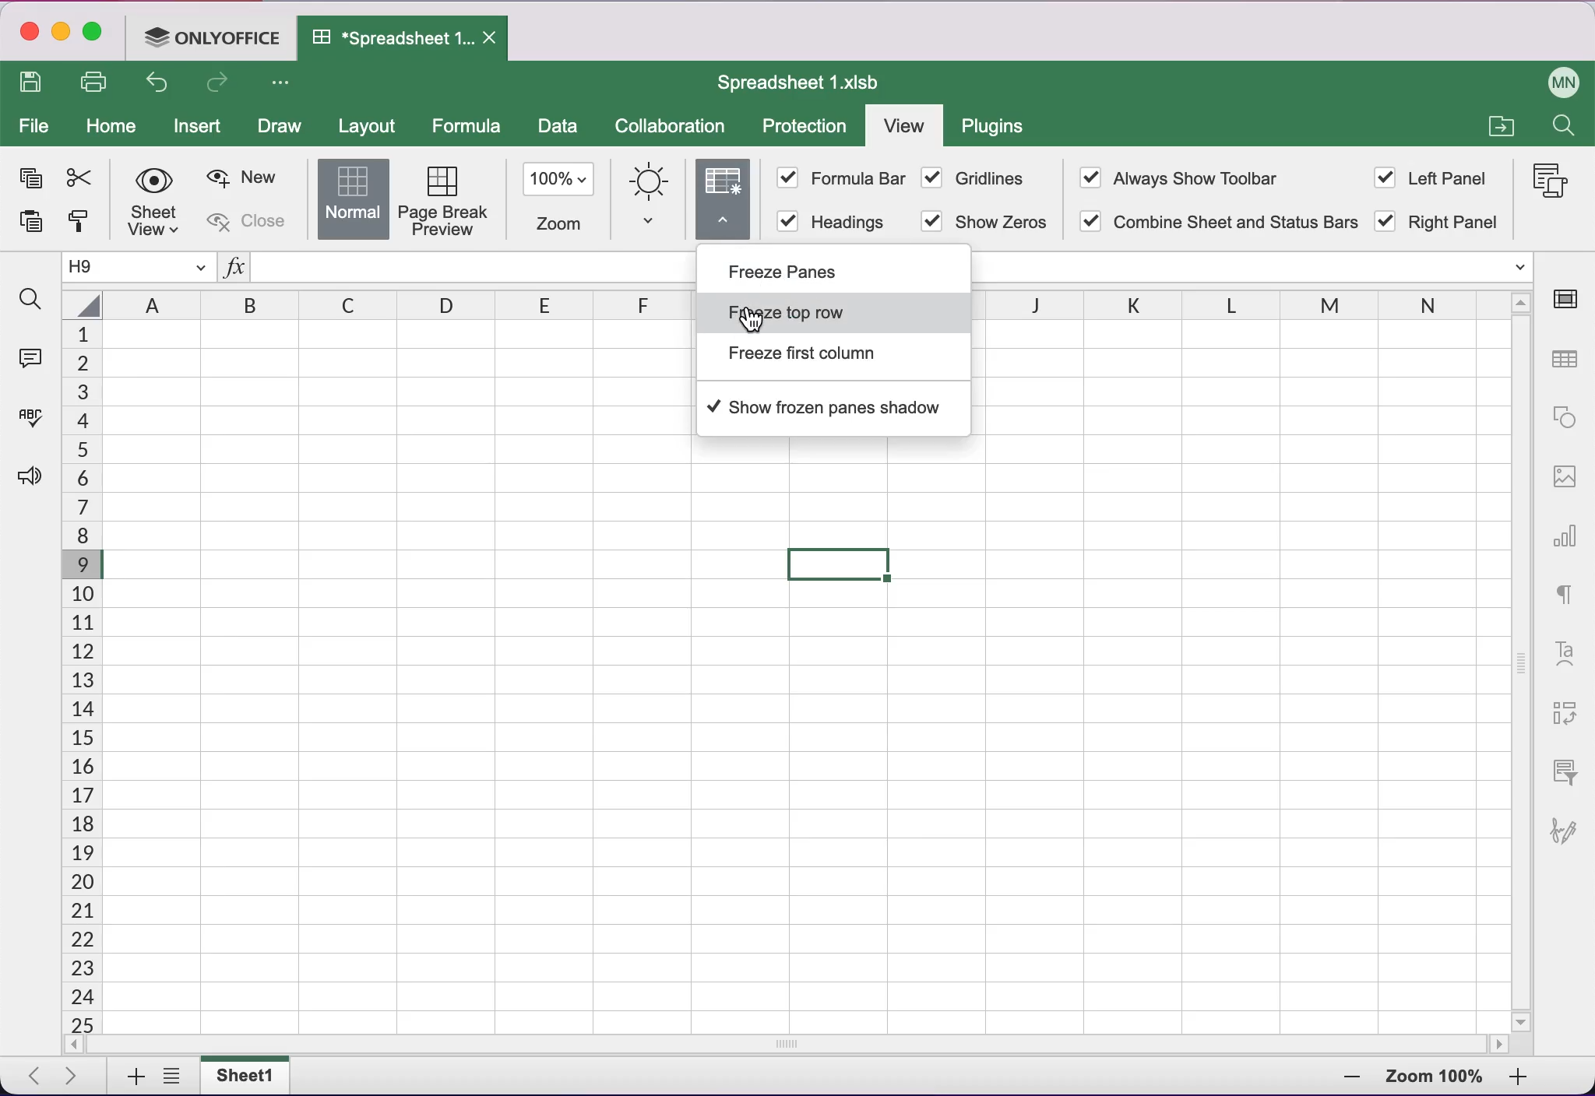 This screenshot has height=1096, width=1595. What do you see at coordinates (1570, 768) in the screenshot?
I see `slicer` at bounding box center [1570, 768].